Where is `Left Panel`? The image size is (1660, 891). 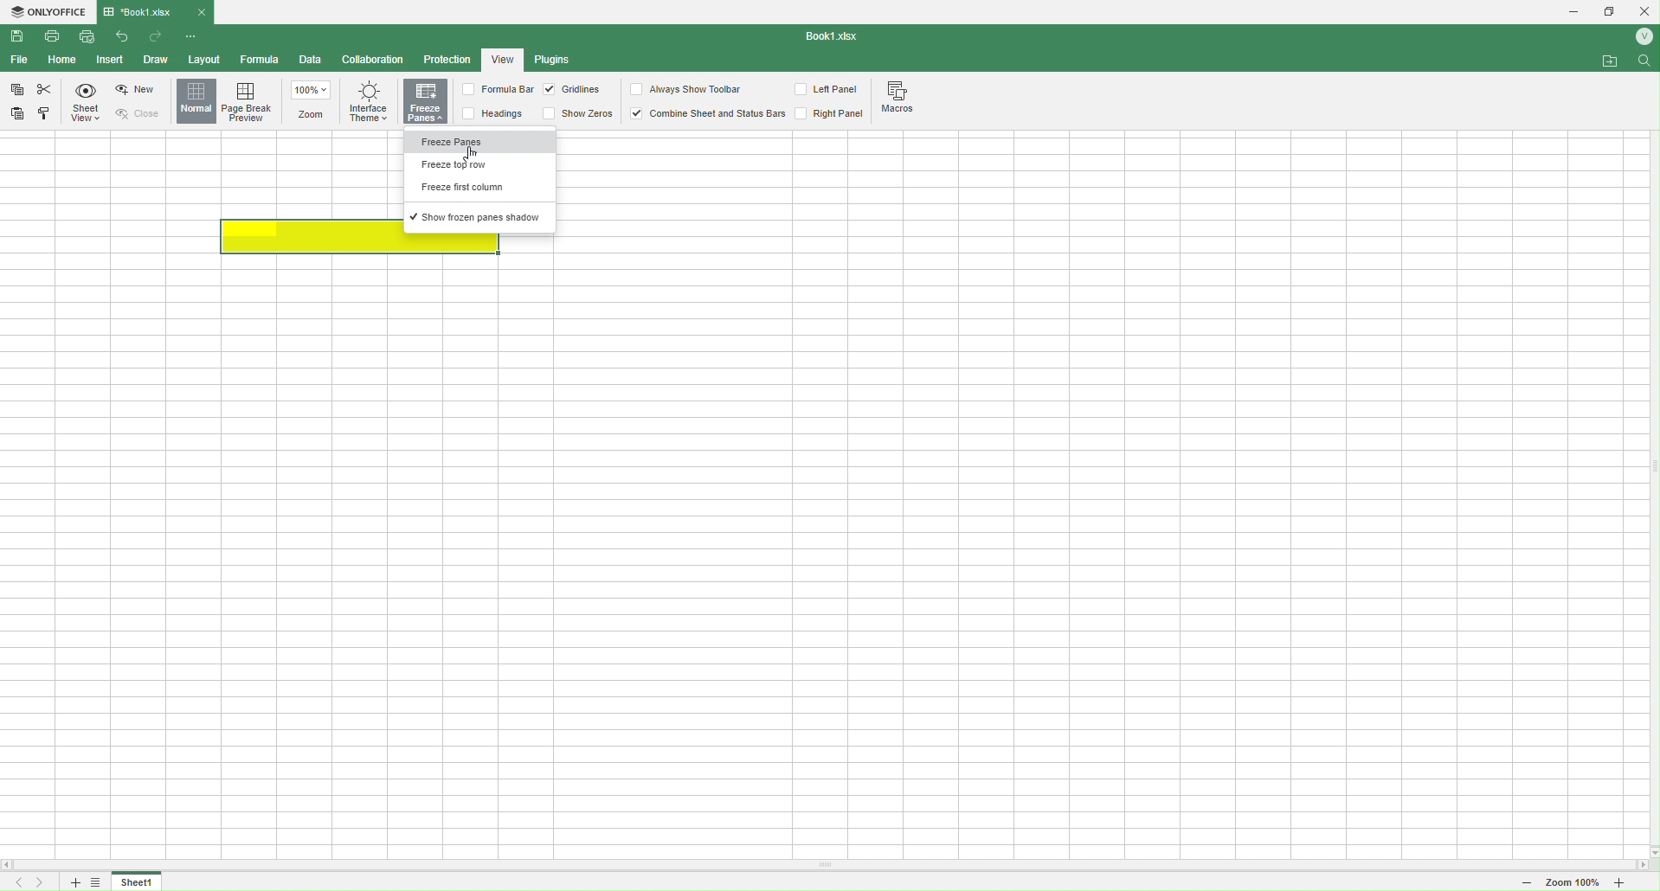 Left Panel is located at coordinates (829, 91).